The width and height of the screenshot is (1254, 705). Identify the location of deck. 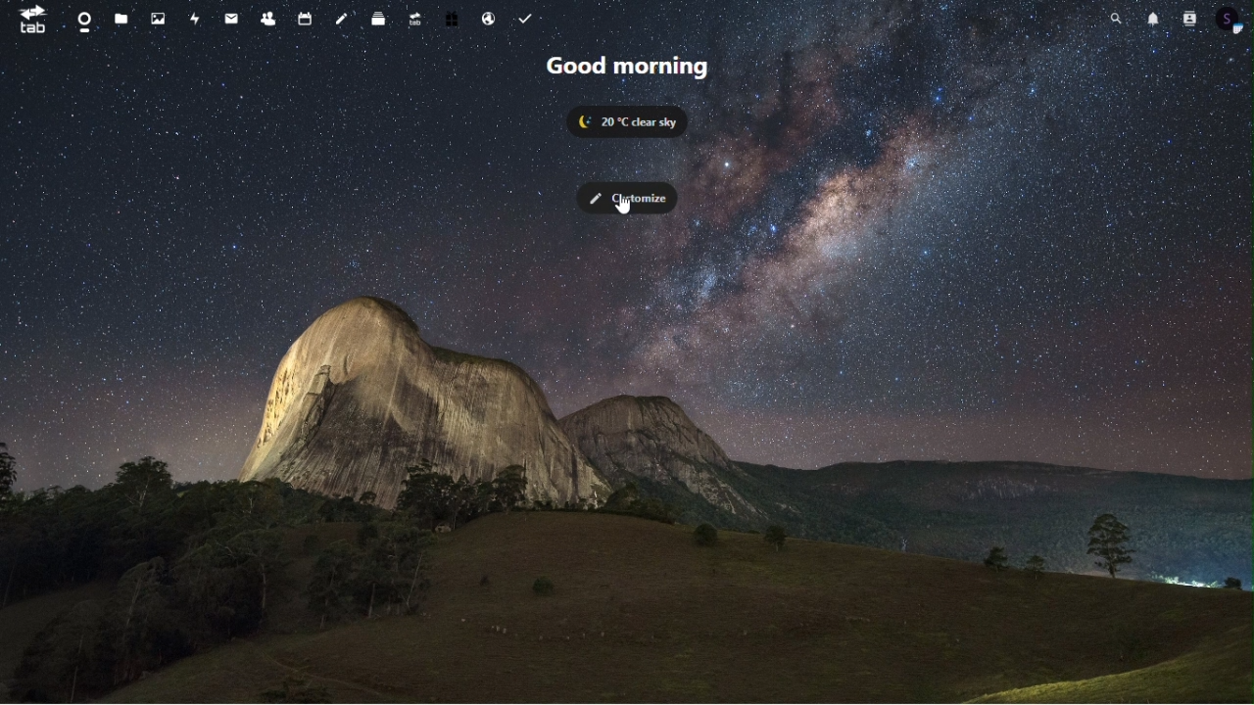
(376, 21).